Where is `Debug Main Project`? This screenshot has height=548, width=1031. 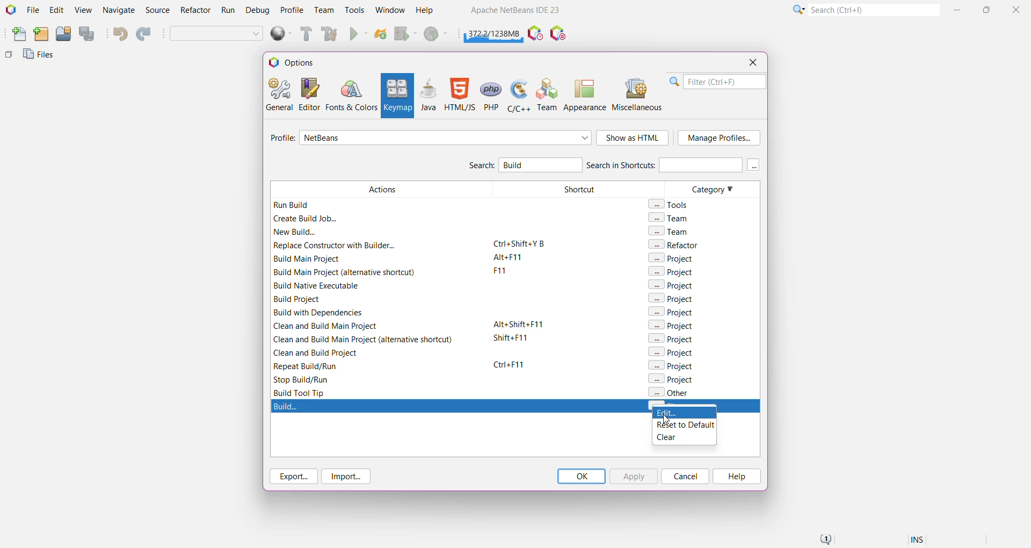 Debug Main Project is located at coordinates (405, 34).